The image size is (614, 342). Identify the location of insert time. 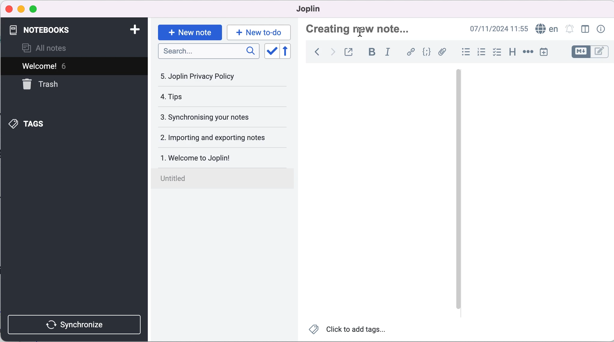
(548, 52).